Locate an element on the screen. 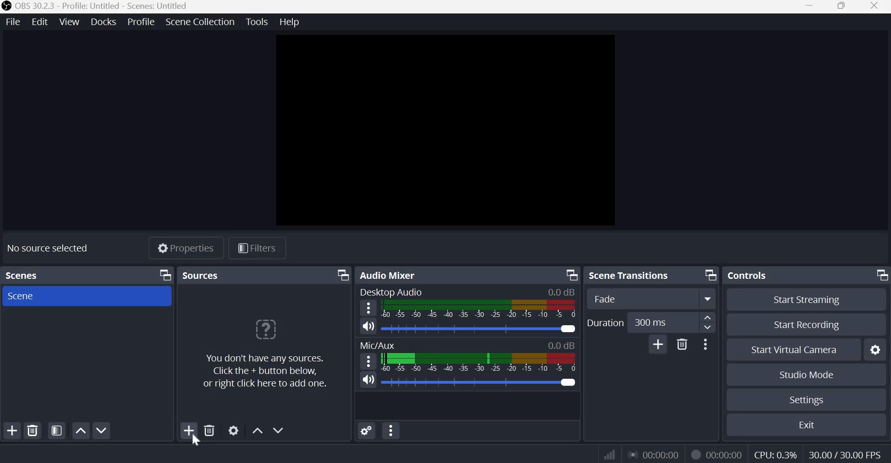 Image resolution: width=891 pixels, height=463 pixels. Add Transition is located at coordinates (658, 344).